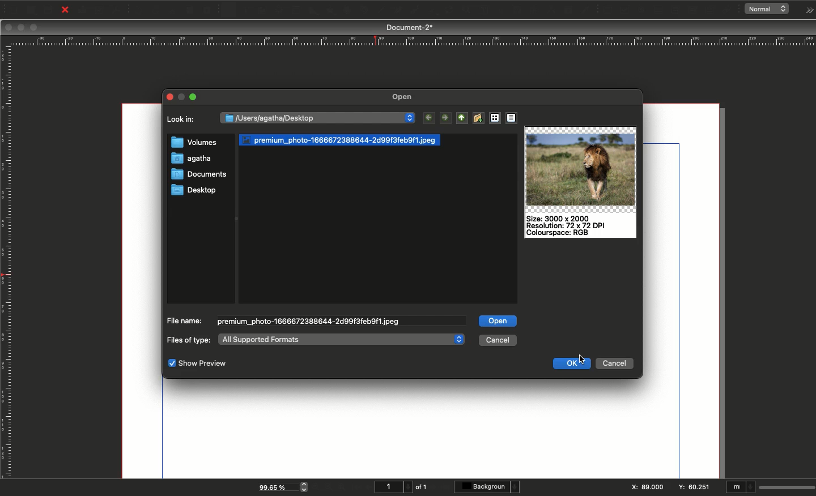 Image resolution: width=816 pixels, height=496 pixels. What do you see at coordinates (8, 27) in the screenshot?
I see `Close` at bounding box center [8, 27].